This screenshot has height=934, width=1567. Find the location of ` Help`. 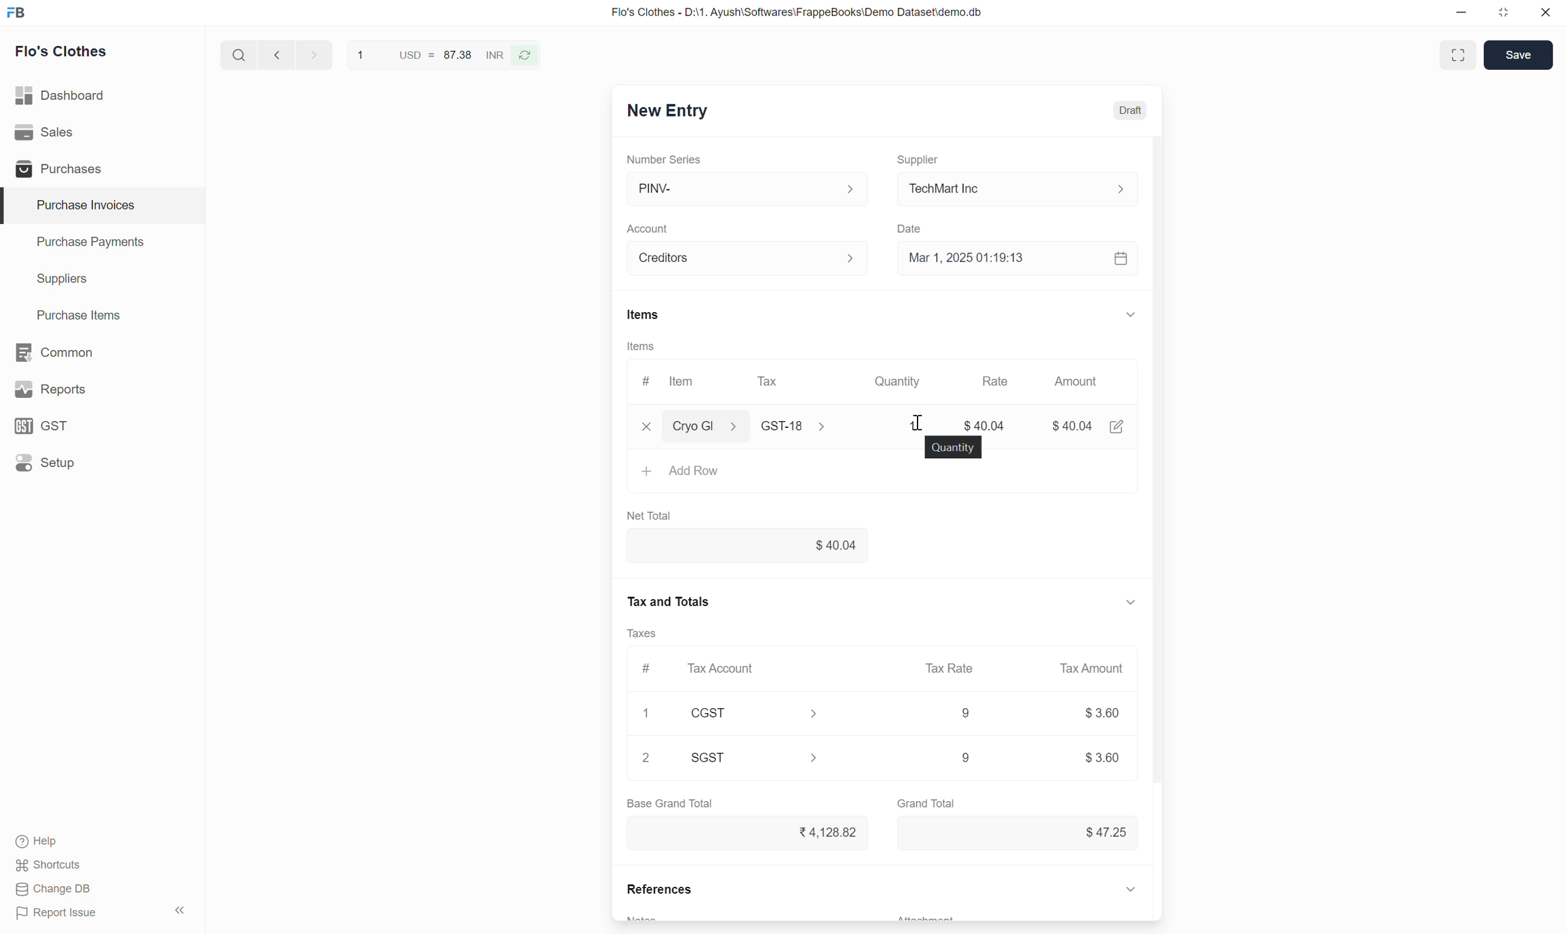

 Help is located at coordinates (51, 843).